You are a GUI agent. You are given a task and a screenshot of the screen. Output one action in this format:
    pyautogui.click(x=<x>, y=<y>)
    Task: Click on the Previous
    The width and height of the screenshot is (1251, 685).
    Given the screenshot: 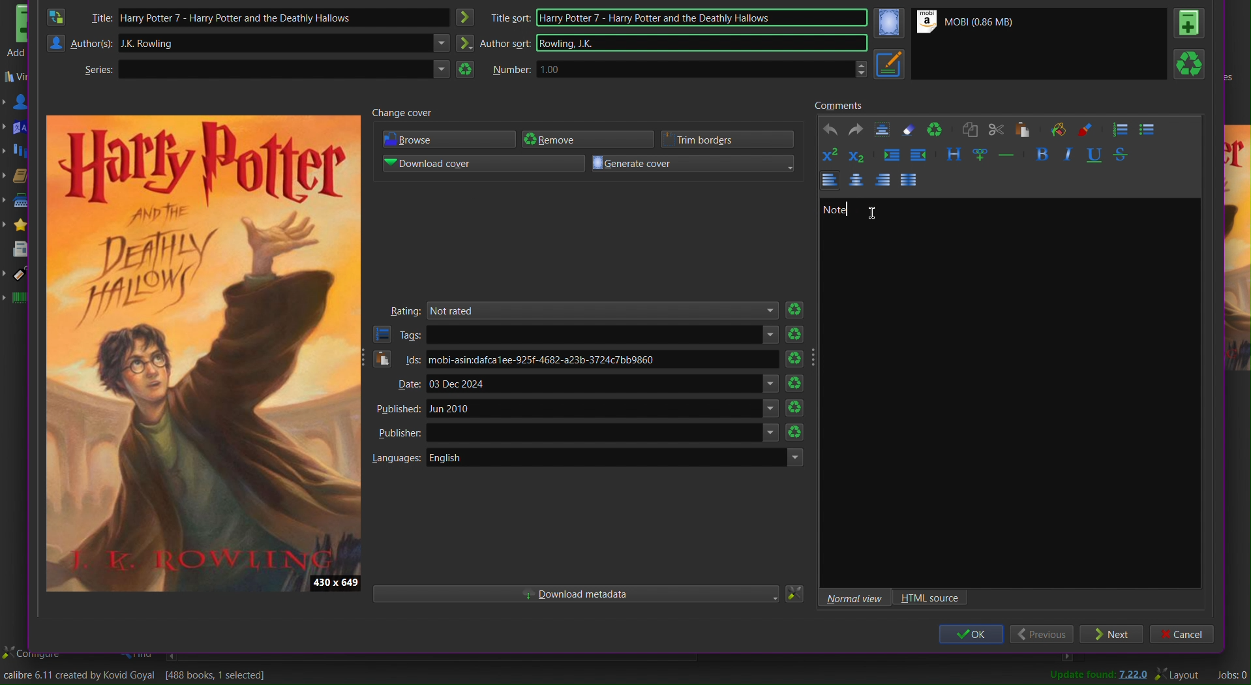 What is the action you would take?
    pyautogui.click(x=1043, y=635)
    